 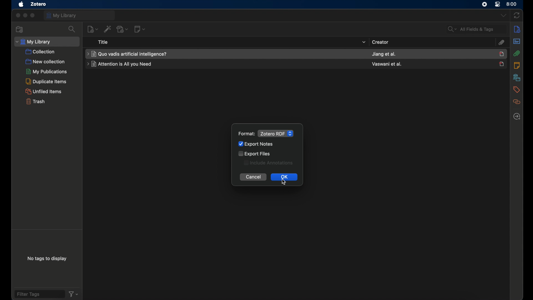 I want to click on time, so click(x=512, y=4).